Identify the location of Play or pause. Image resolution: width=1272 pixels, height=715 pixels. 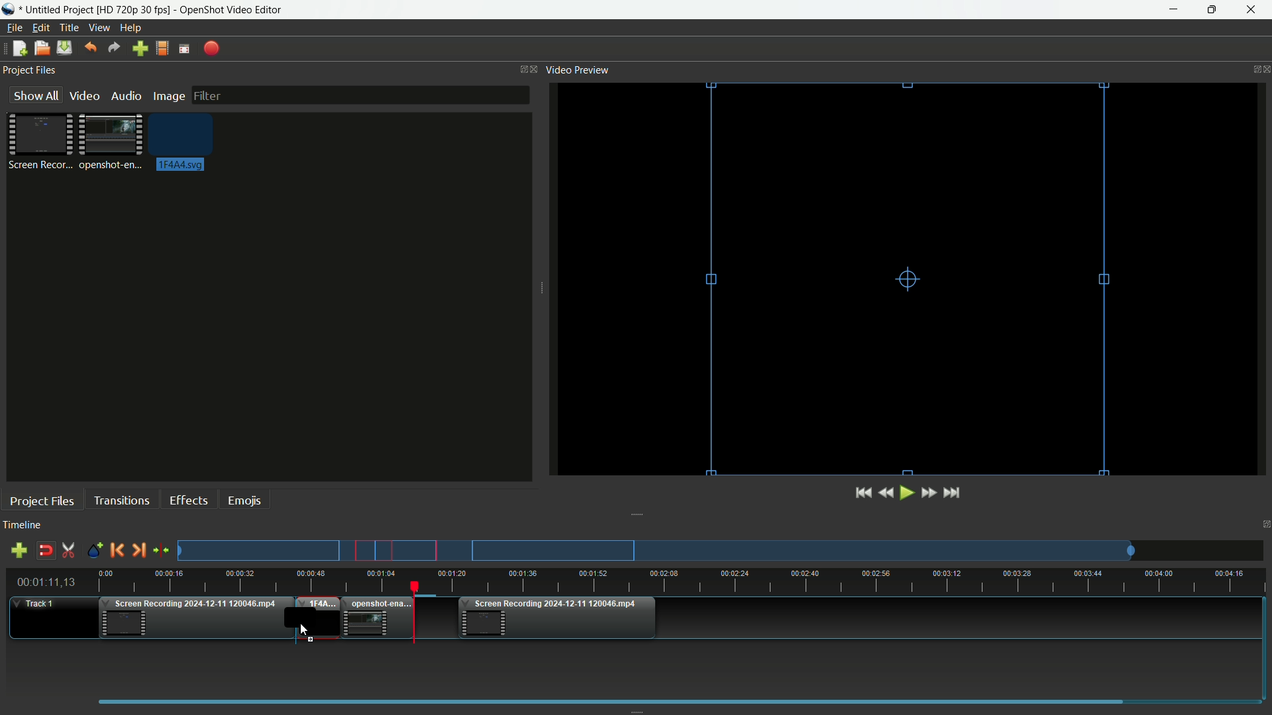
(908, 493).